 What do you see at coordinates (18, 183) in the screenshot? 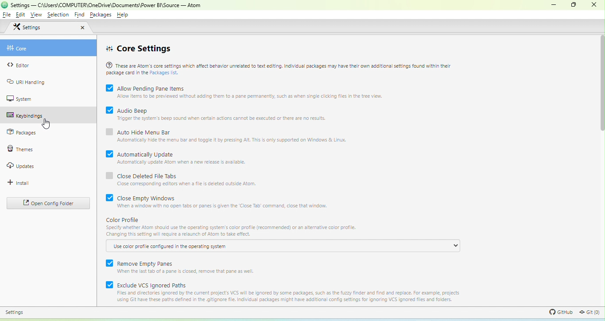
I see `install` at bounding box center [18, 183].